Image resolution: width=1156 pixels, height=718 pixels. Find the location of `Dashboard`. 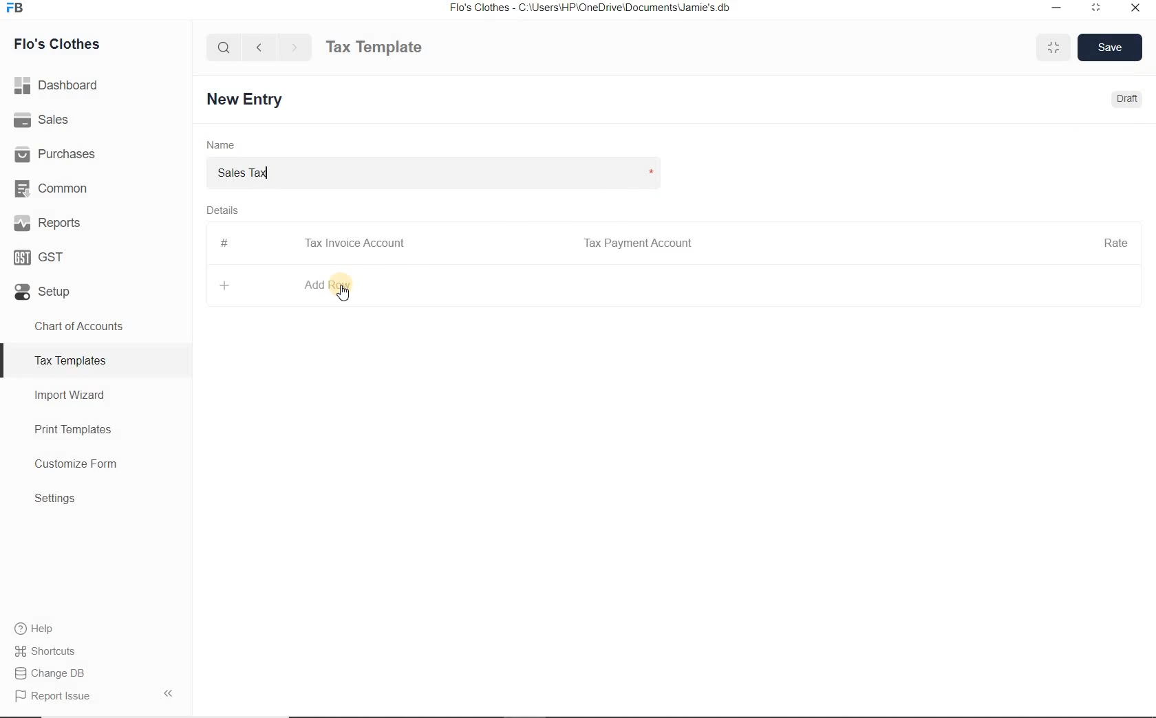

Dashboard is located at coordinates (96, 85).